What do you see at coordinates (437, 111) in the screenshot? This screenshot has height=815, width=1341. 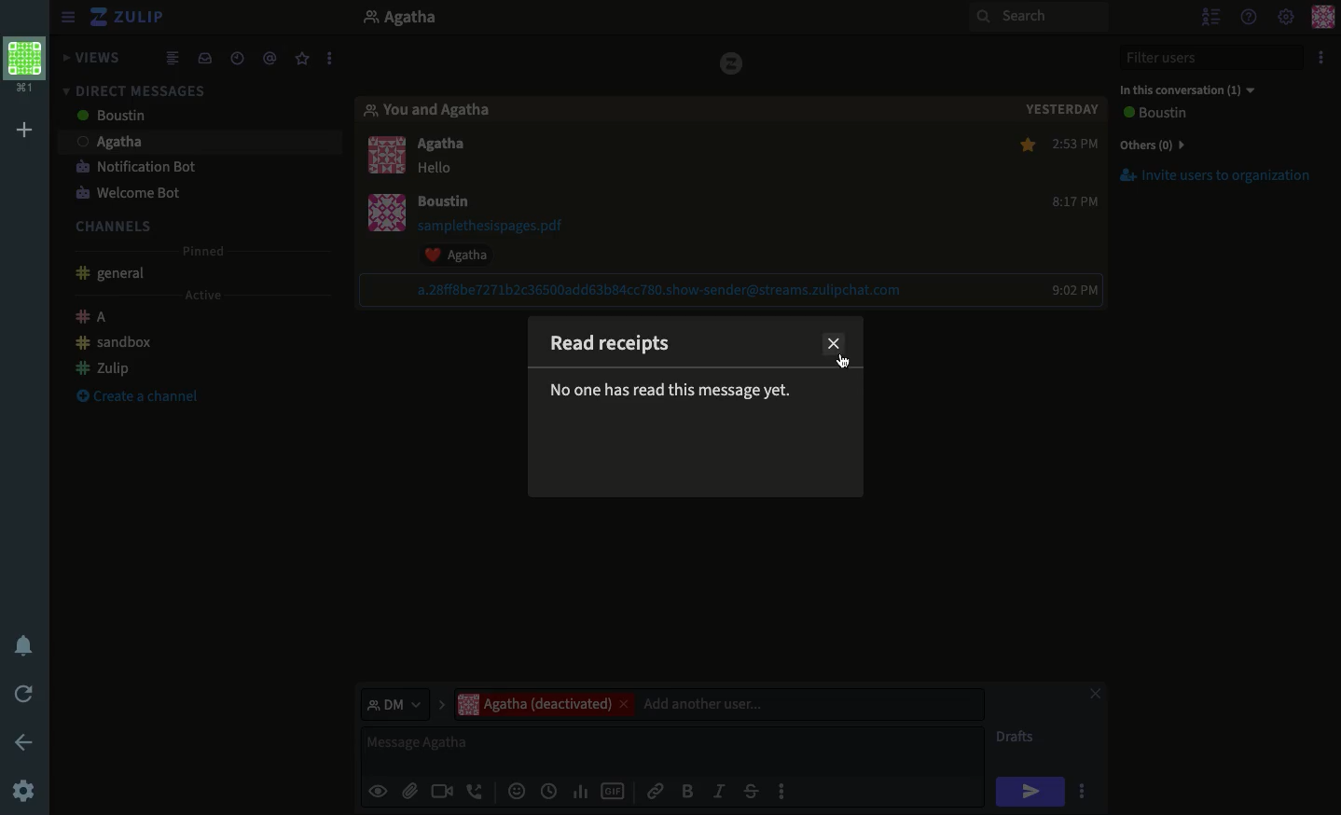 I see `You and user` at bounding box center [437, 111].